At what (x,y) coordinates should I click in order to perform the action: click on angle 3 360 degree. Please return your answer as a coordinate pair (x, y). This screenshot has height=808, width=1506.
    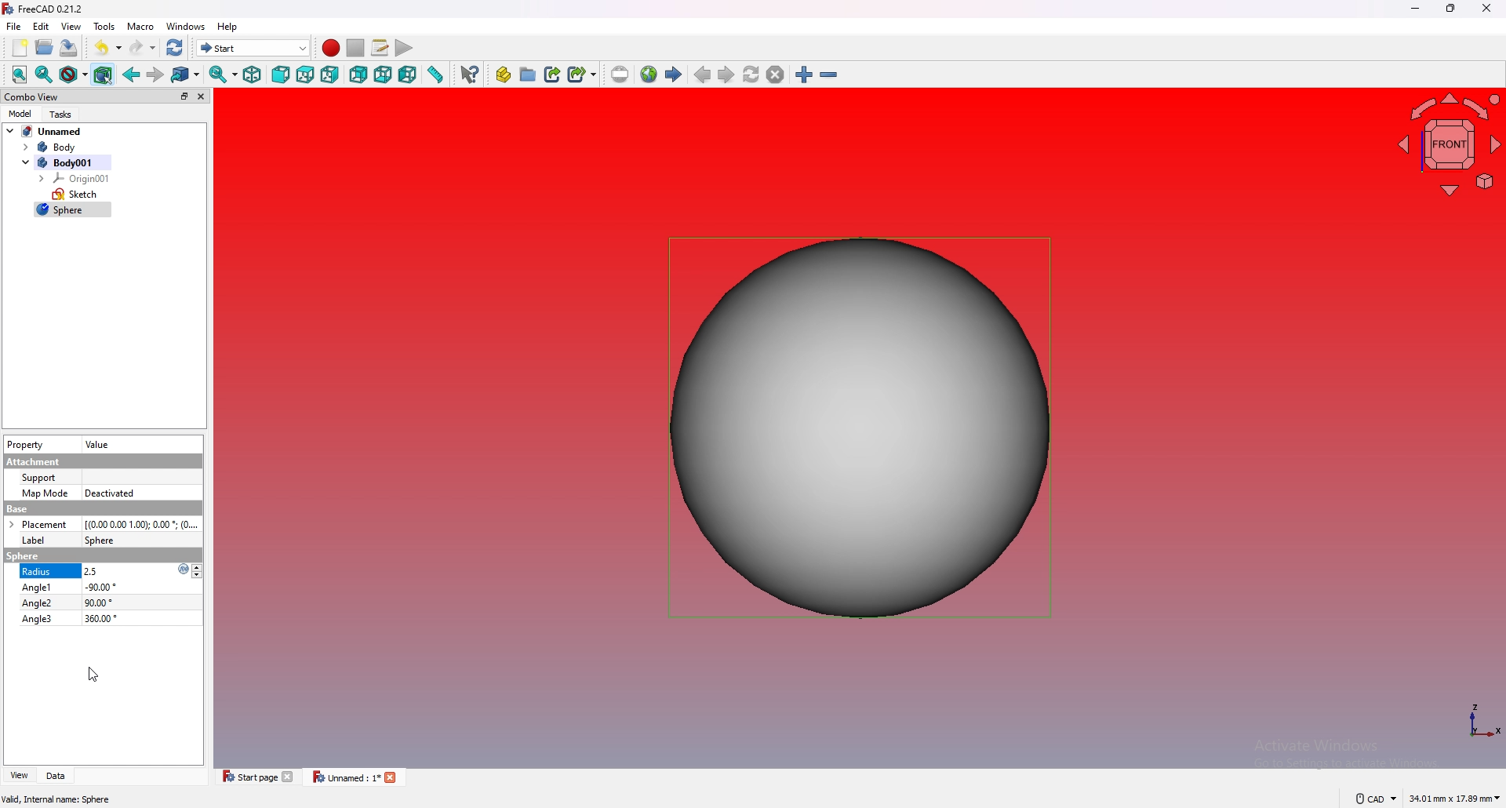
    Looking at the image, I should click on (69, 618).